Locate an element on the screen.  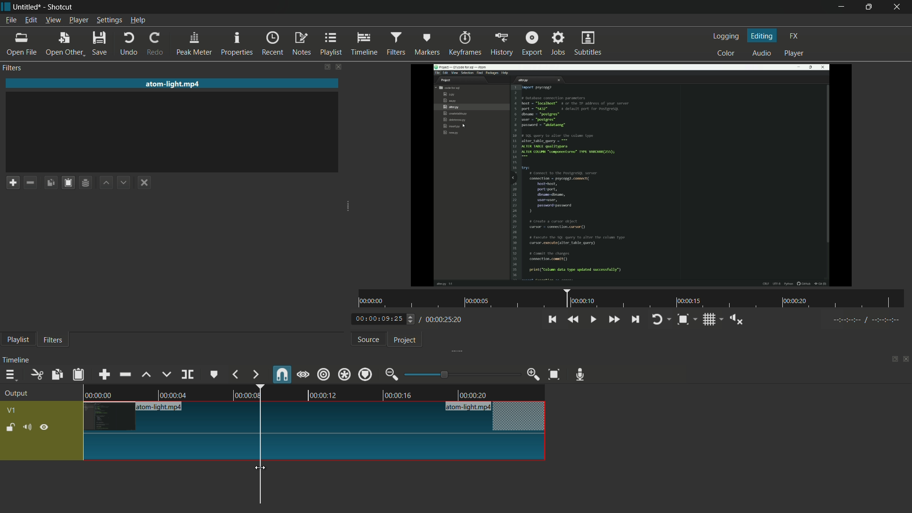
filters is located at coordinates (398, 44).